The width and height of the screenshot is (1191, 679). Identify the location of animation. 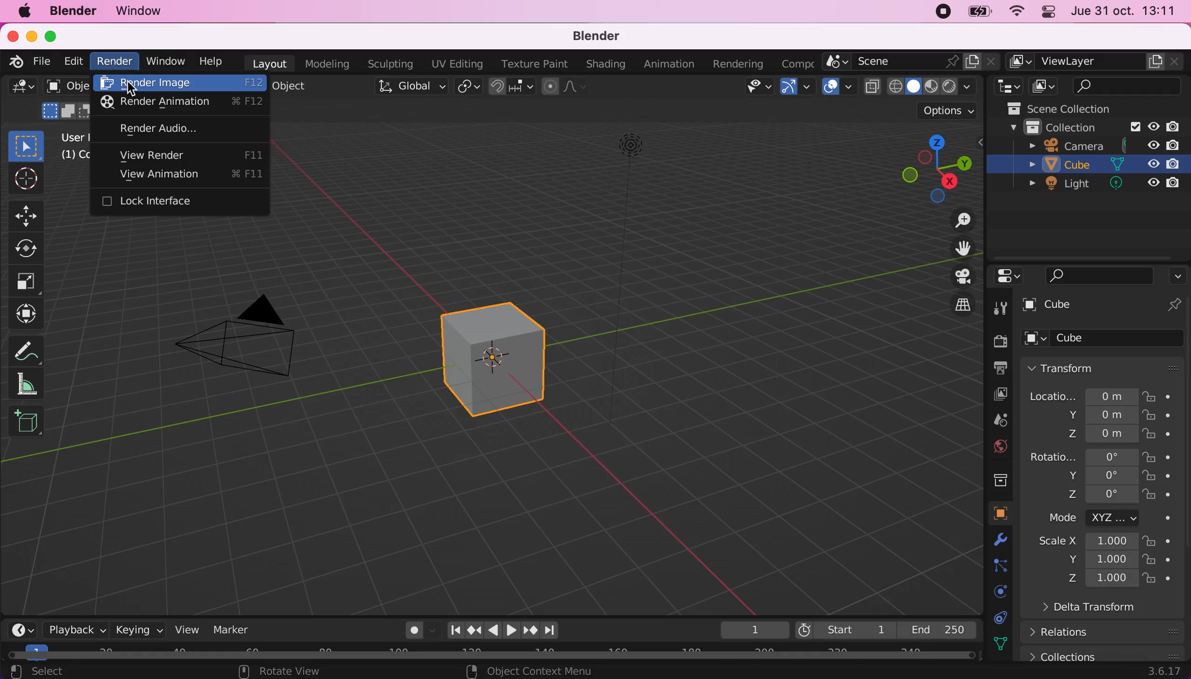
(668, 63).